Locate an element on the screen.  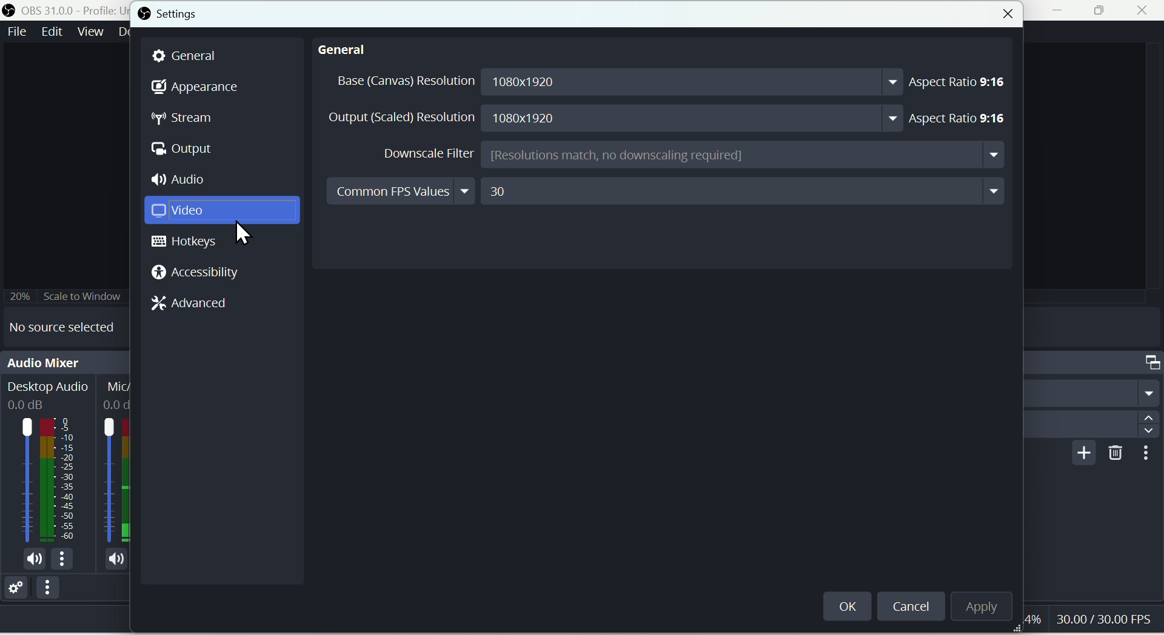
Add is located at coordinates (1080, 454).